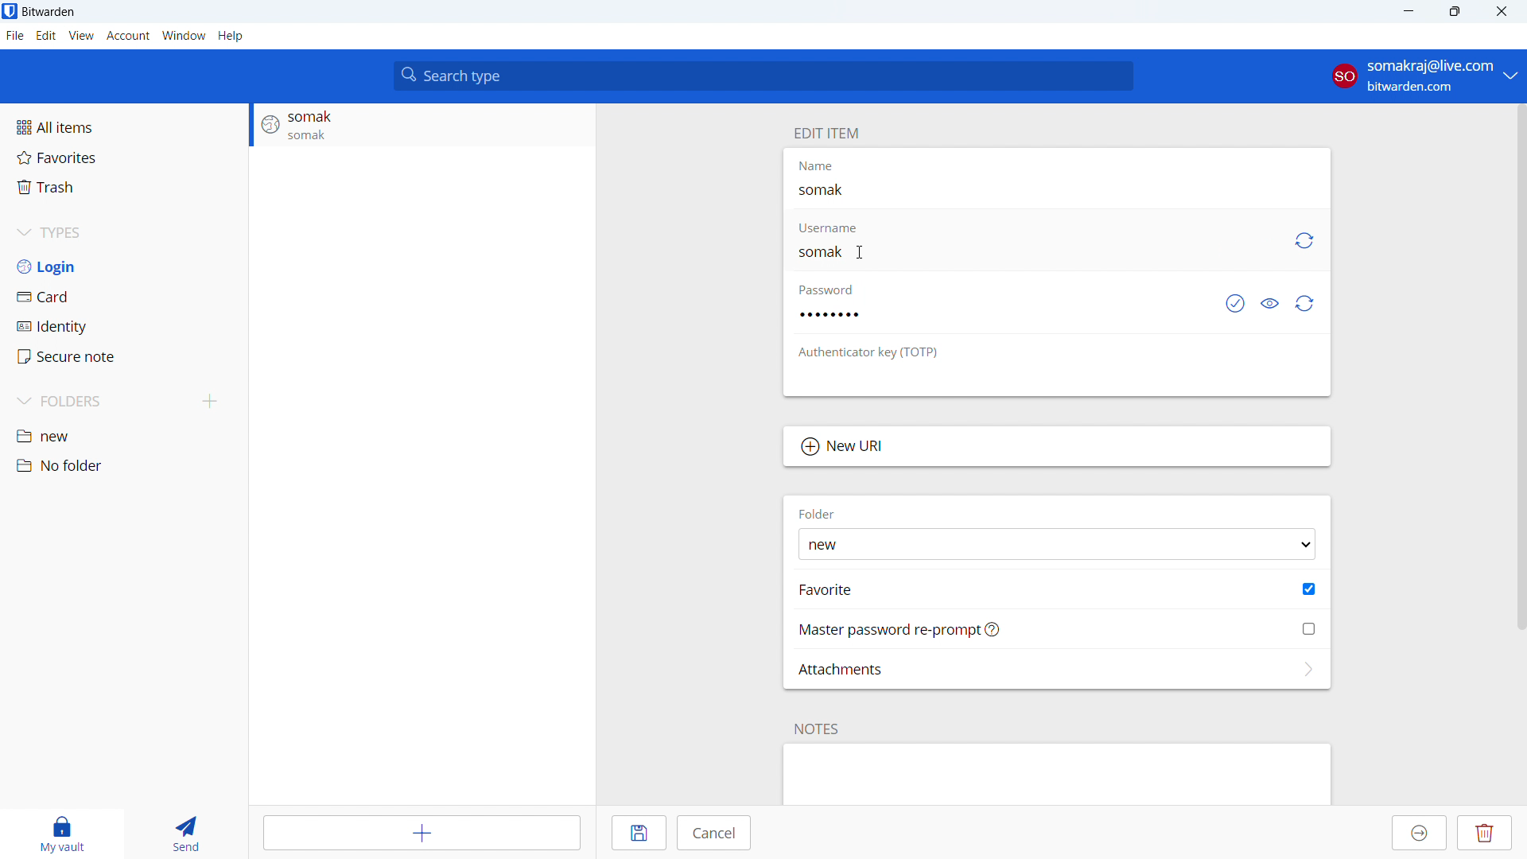  Describe the element at coordinates (823, 168) in the screenshot. I see `Name` at that location.